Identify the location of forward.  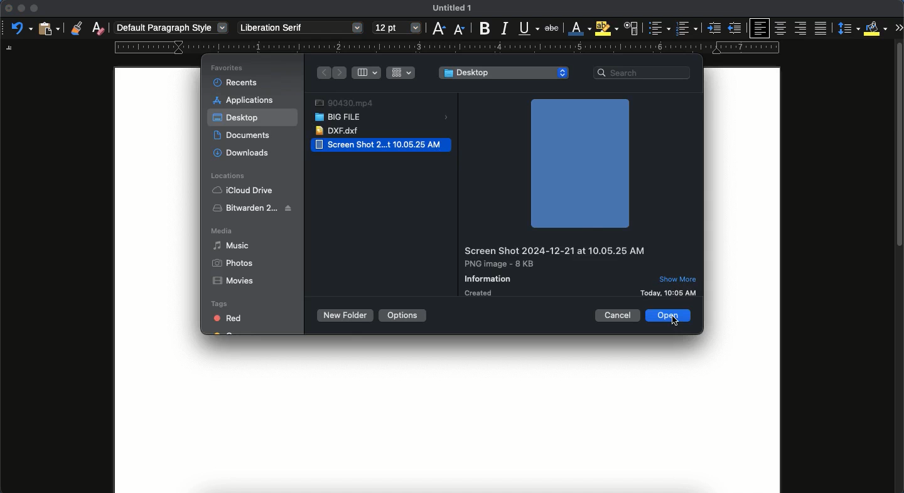
(342, 73).